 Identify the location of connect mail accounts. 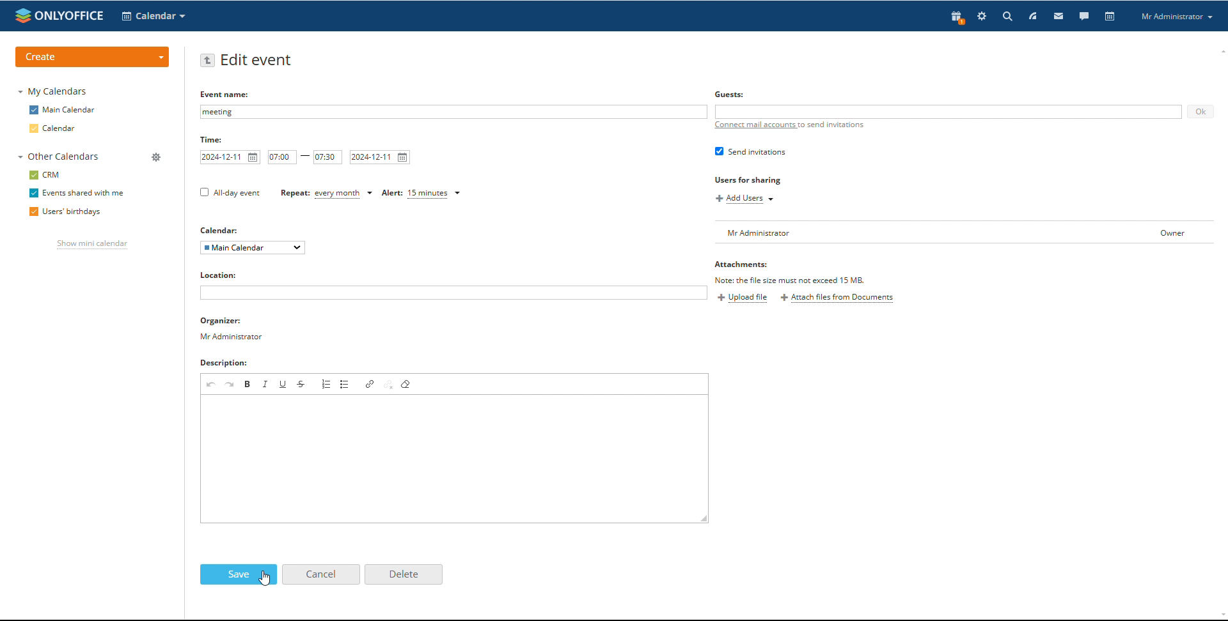
(791, 125).